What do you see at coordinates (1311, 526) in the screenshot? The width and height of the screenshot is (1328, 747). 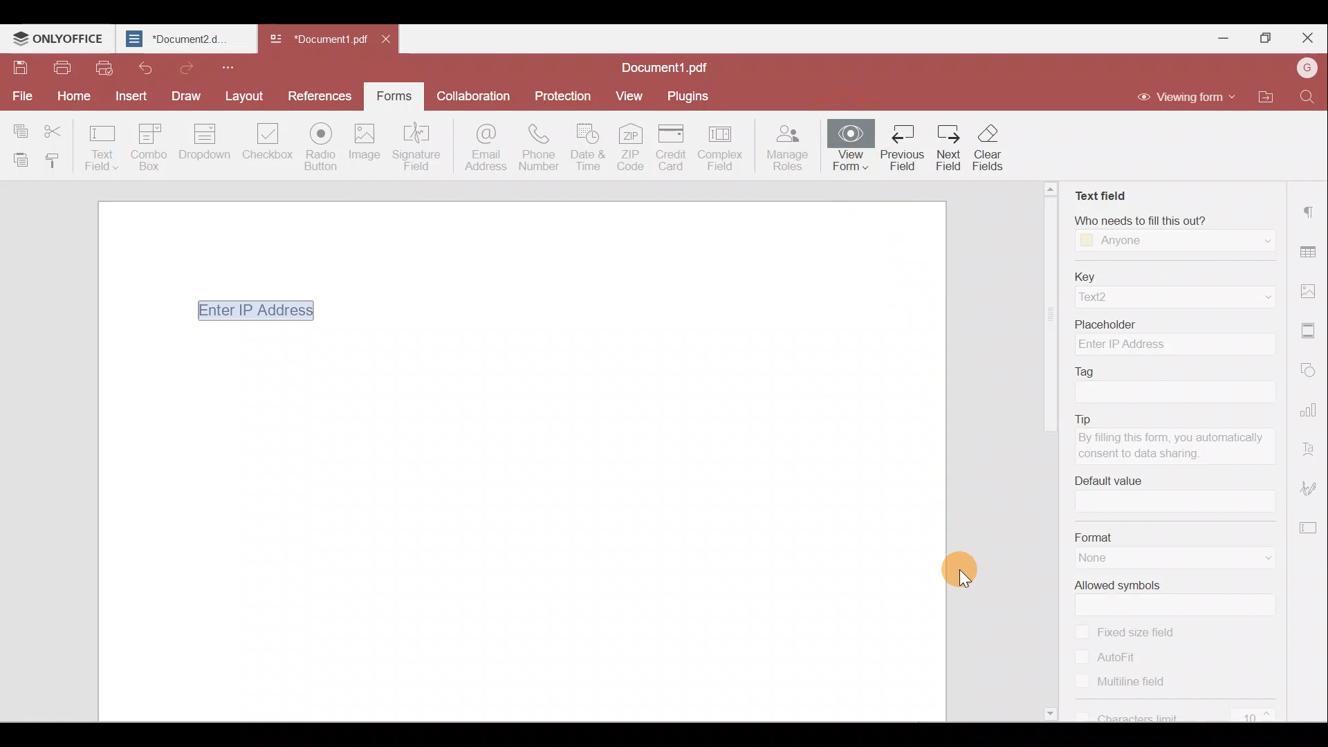 I see `Form settings` at bounding box center [1311, 526].